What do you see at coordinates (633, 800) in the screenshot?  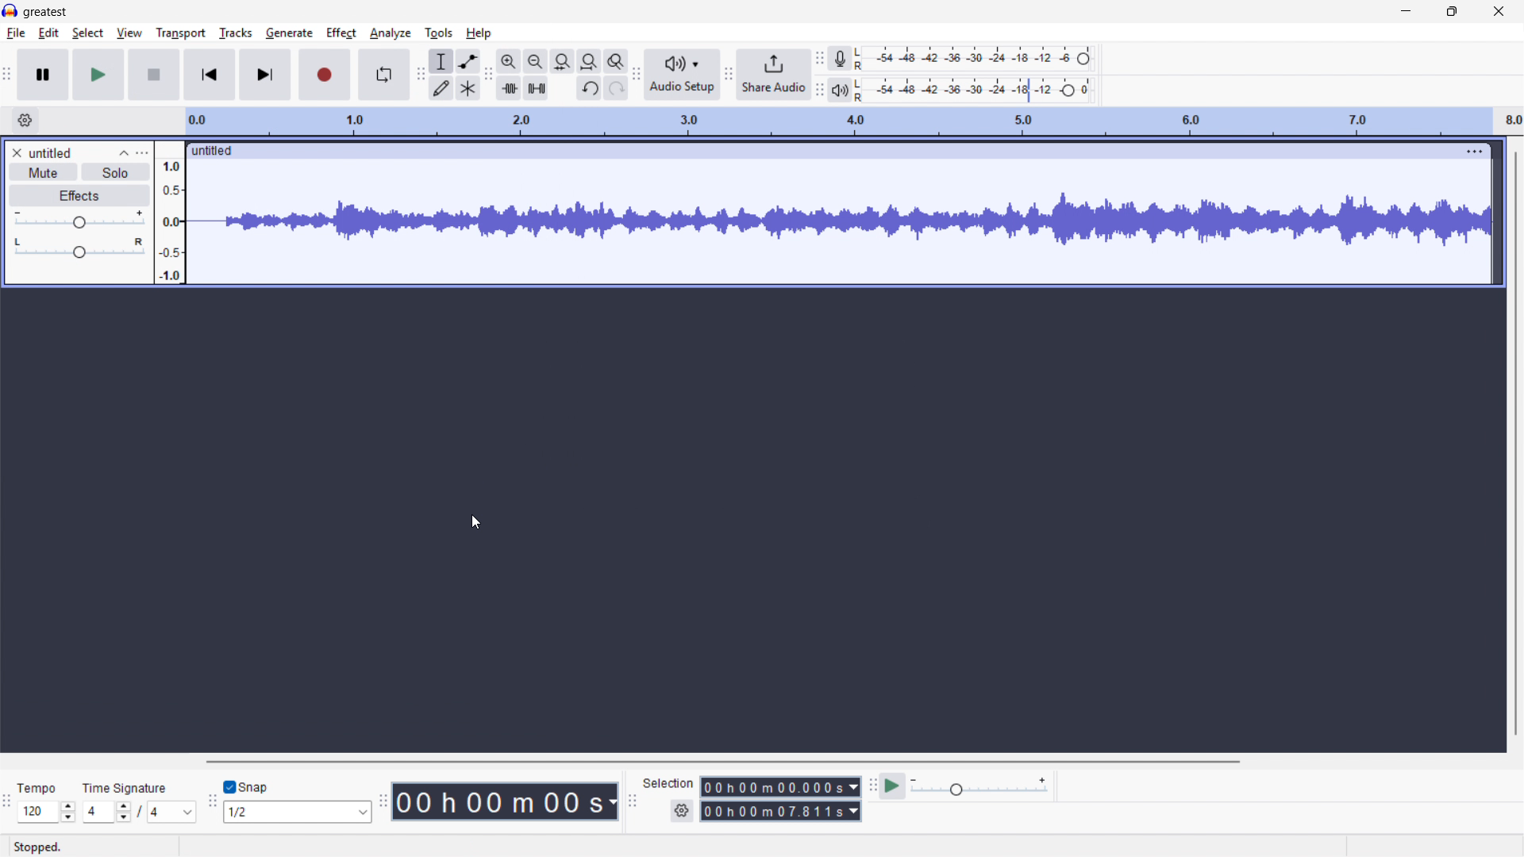 I see `selection toolbar` at bounding box center [633, 800].